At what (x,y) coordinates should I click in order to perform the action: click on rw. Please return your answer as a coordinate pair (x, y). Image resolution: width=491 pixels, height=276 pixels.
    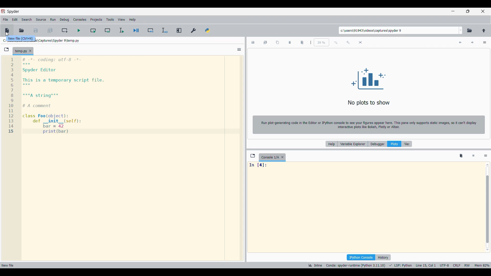
    Looking at the image, I should click on (468, 265).